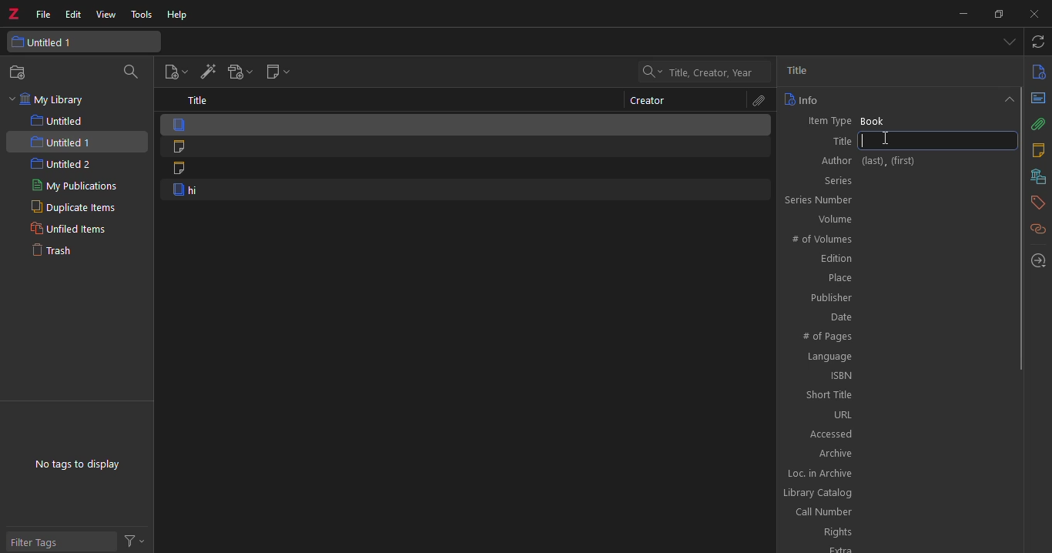 Image resolution: width=1052 pixels, height=553 pixels. Describe the element at coordinates (895, 473) in the screenshot. I see `loc. in archive` at that location.